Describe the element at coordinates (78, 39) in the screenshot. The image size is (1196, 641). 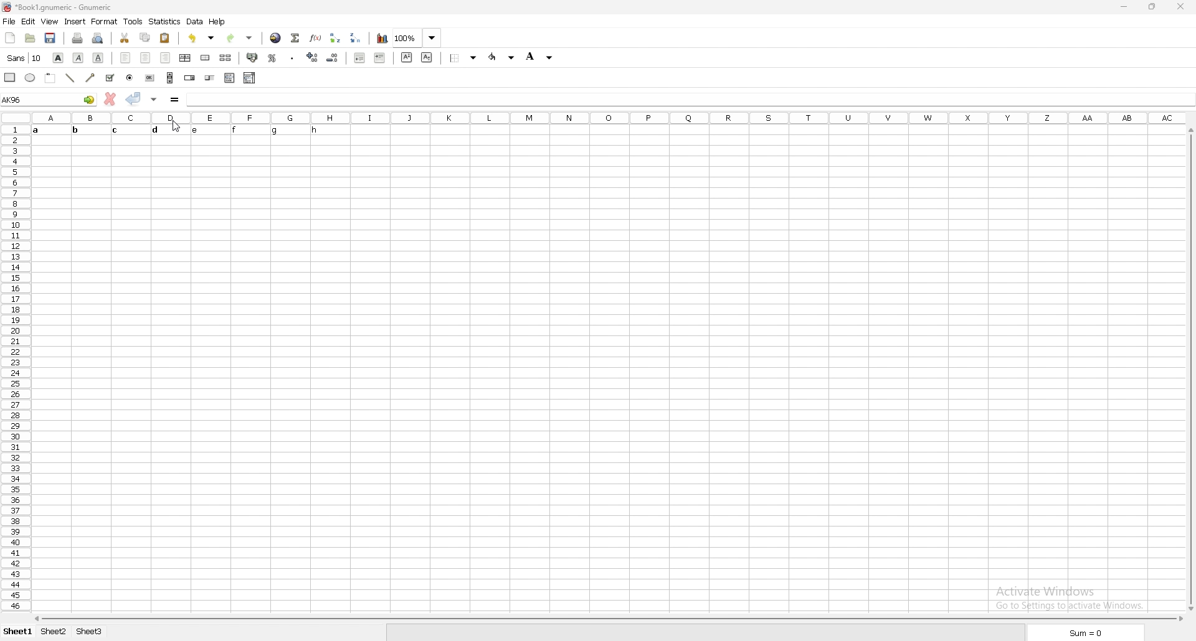
I see `print` at that location.